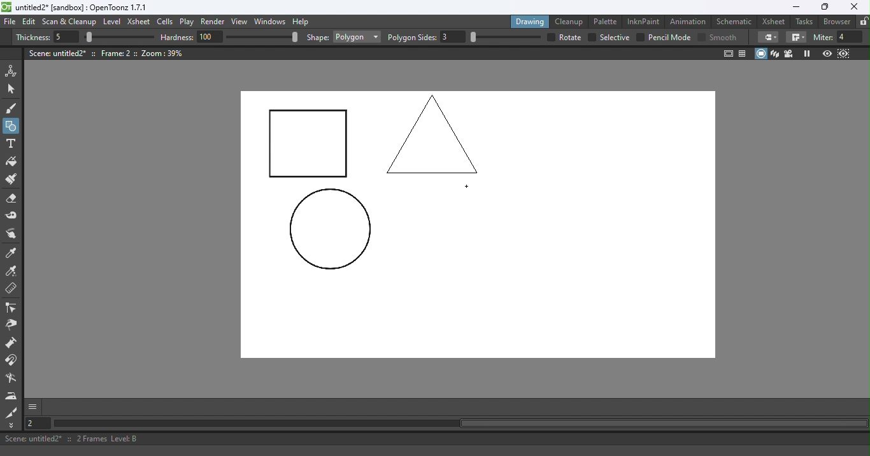 The height and width of the screenshot is (456, 870). Describe the element at coordinates (745, 53) in the screenshot. I see `Field guide` at that location.